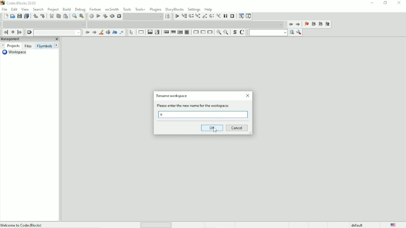 The width and height of the screenshot is (406, 228). I want to click on Tools, so click(127, 9).